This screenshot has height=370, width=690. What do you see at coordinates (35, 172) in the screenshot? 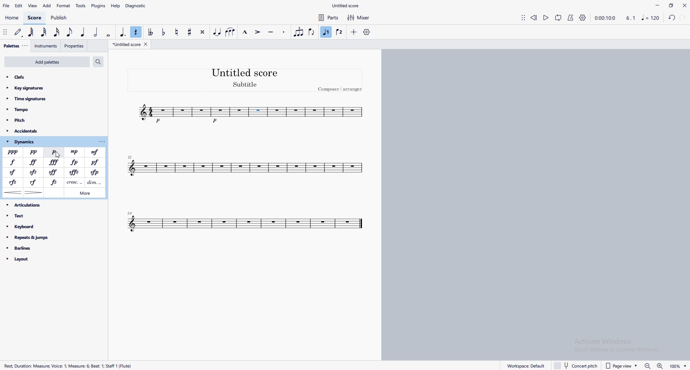
I see `sforzato` at bounding box center [35, 172].